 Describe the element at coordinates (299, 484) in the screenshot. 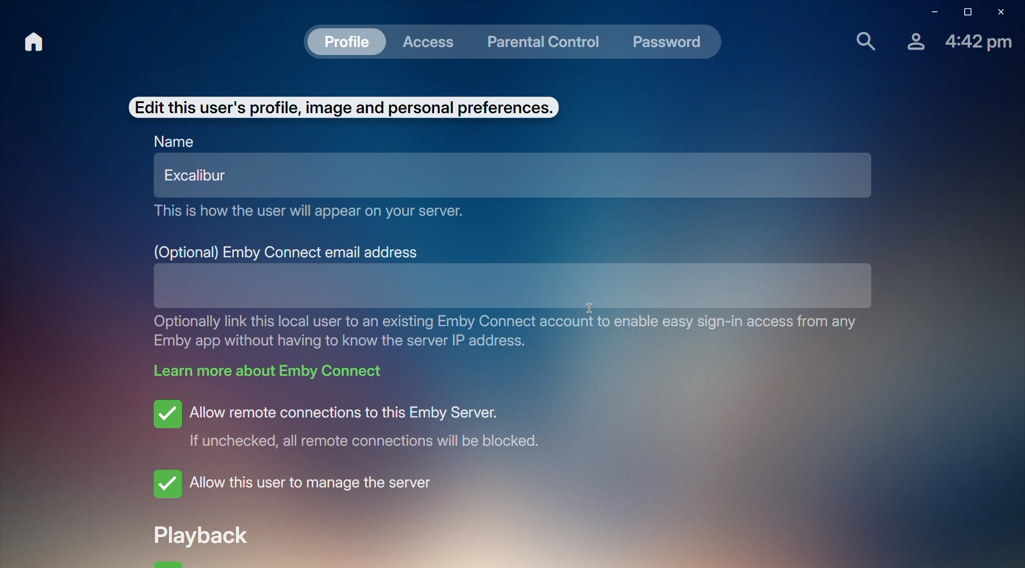

I see `Allow management` at that location.